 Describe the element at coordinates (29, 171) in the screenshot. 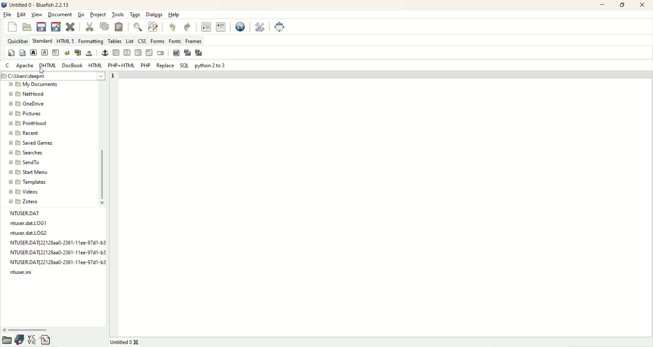

I see `start menu` at that location.